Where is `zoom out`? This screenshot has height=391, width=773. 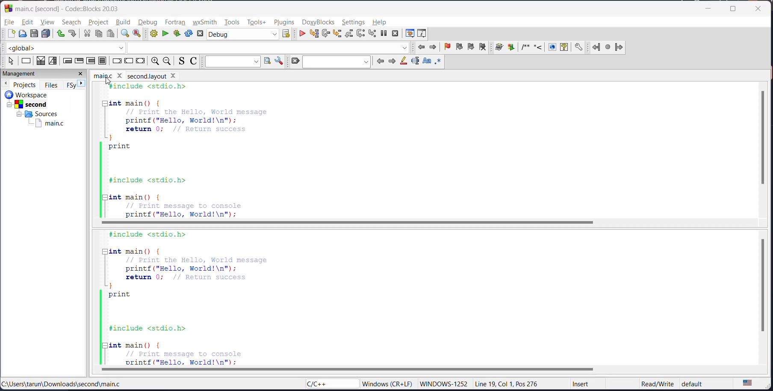 zoom out is located at coordinates (167, 61).